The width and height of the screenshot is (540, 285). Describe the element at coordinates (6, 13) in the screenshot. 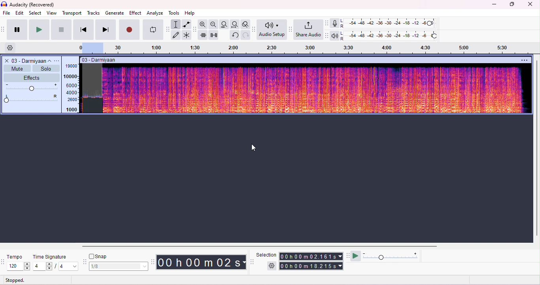

I see `file` at that location.